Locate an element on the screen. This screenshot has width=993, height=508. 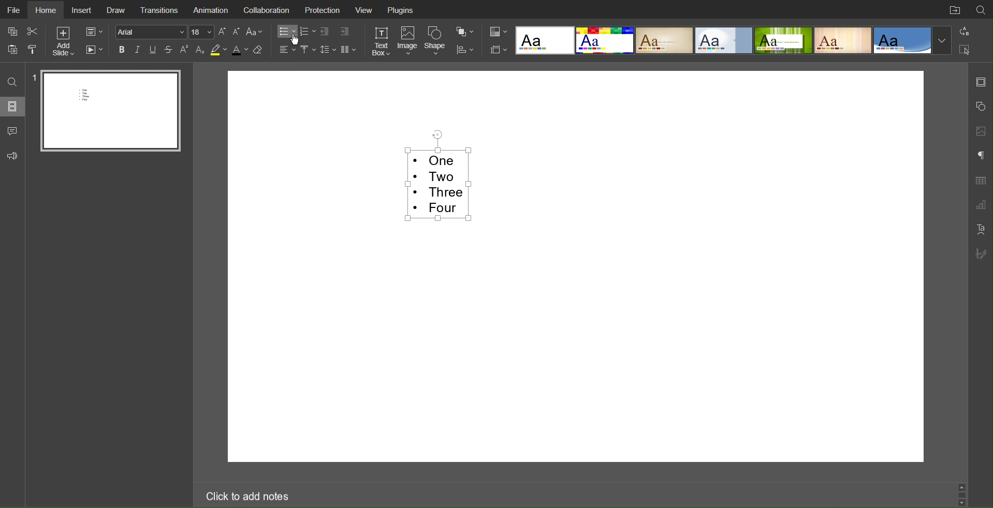
Erase is located at coordinates (258, 49).